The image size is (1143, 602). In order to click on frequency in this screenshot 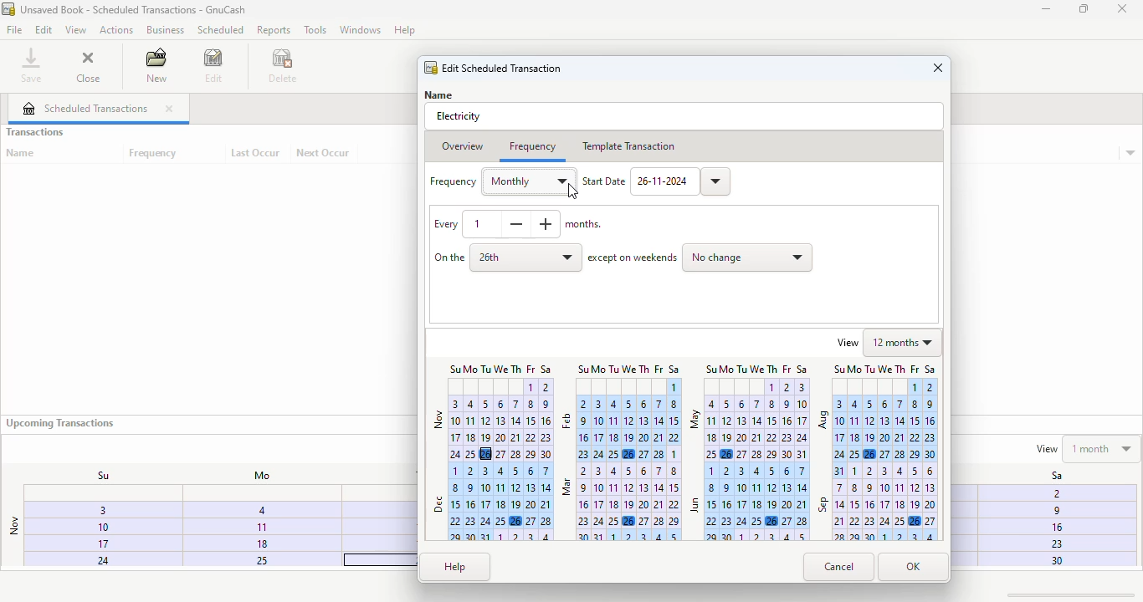, I will do `click(454, 181)`.